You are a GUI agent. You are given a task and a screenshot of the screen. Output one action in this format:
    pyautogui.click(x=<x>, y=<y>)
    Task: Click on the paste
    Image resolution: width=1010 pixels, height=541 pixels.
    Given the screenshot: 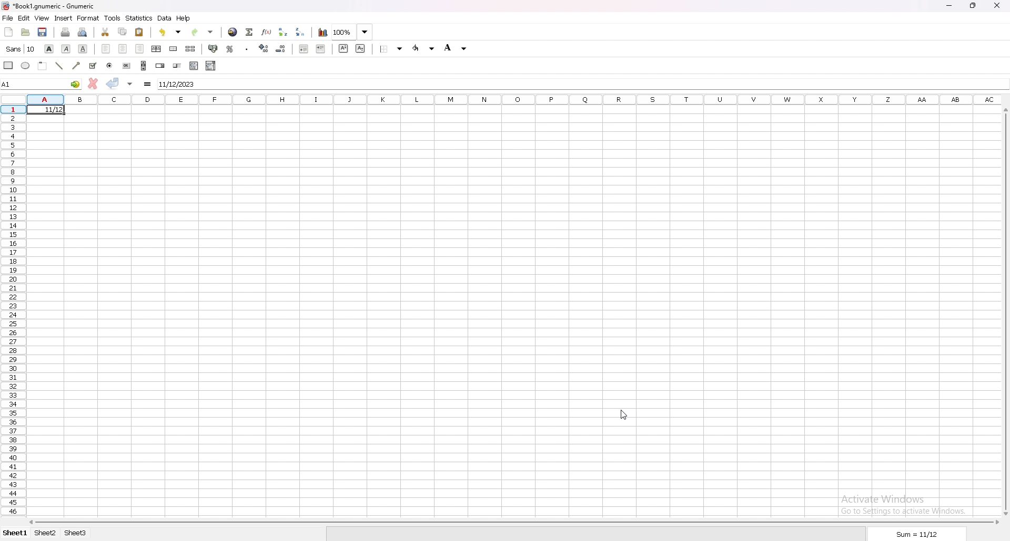 What is the action you would take?
    pyautogui.click(x=138, y=33)
    